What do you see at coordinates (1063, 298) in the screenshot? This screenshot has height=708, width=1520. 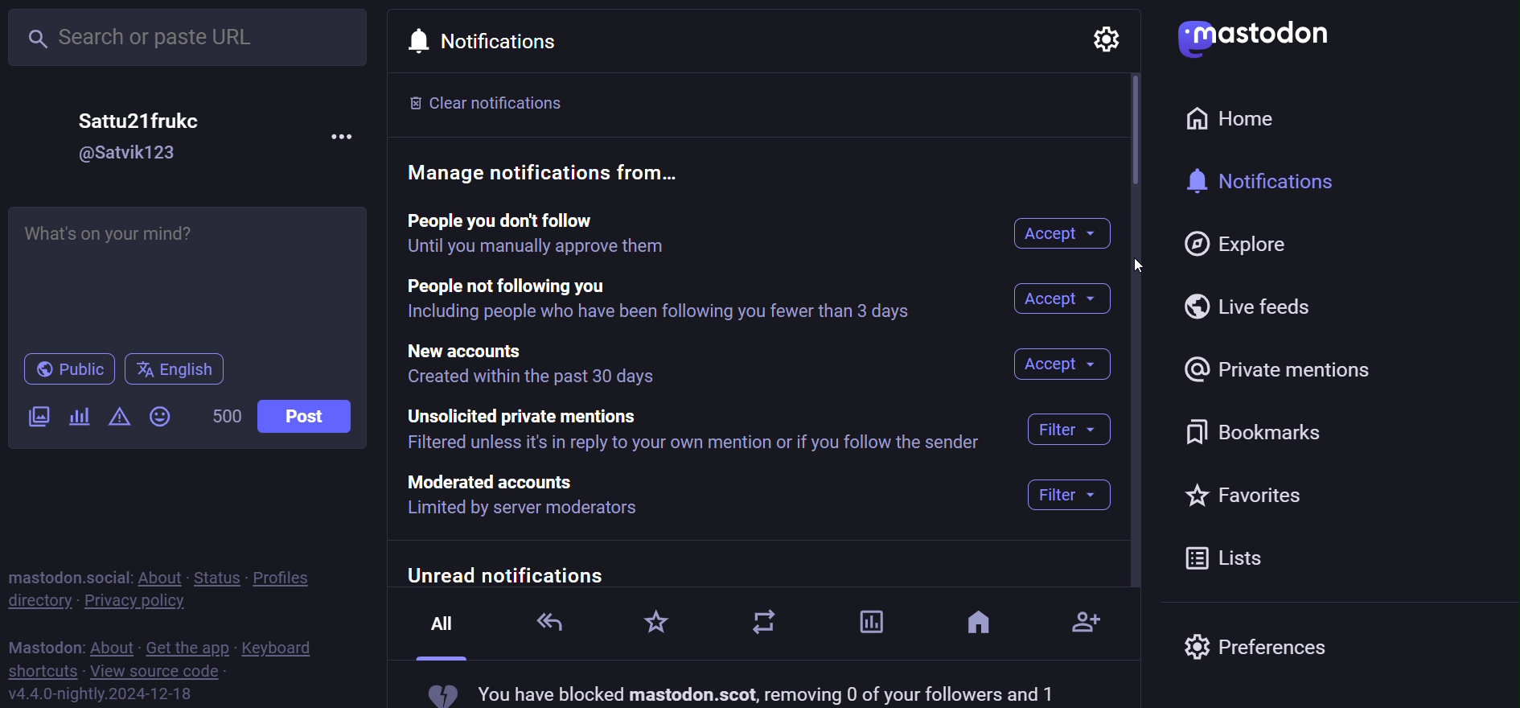 I see `accept` at bounding box center [1063, 298].